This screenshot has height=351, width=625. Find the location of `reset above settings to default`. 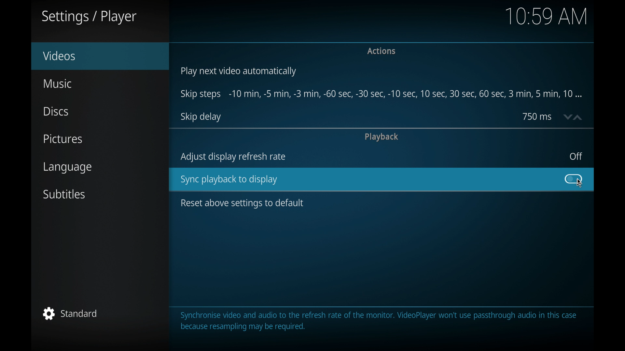

reset above settings to default is located at coordinates (244, 203).